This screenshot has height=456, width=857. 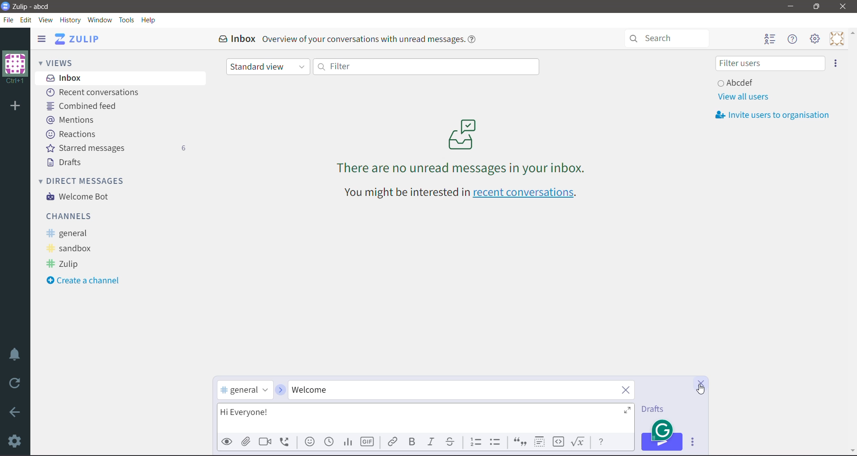 I want to click on Restore Down, so click(x=816, y=7).